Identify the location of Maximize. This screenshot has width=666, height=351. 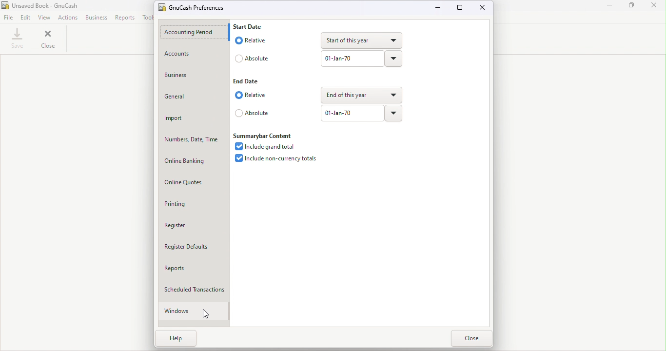
(461, 8).